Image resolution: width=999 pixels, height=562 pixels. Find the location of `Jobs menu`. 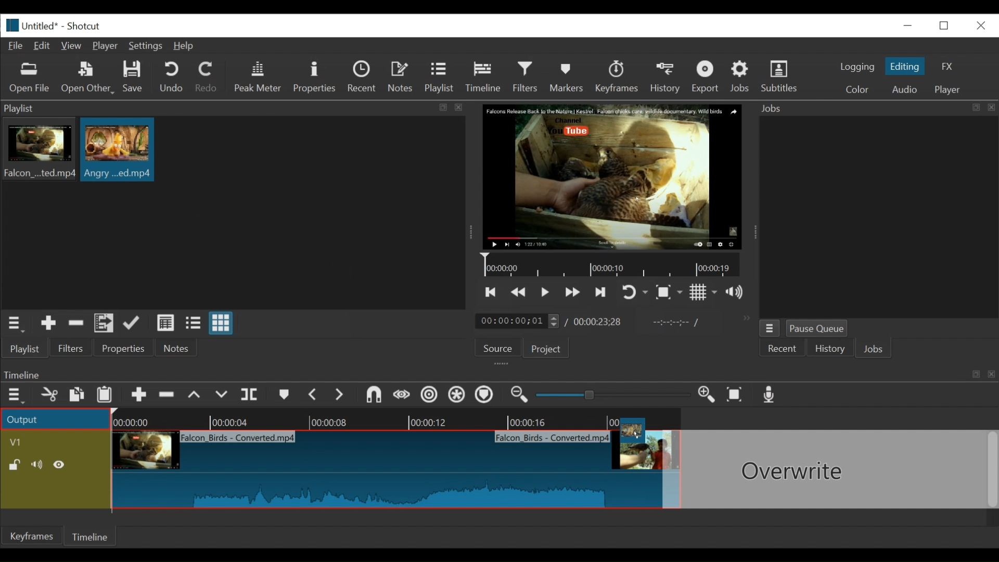

Jobs menu is located at coordinates (870, 107).